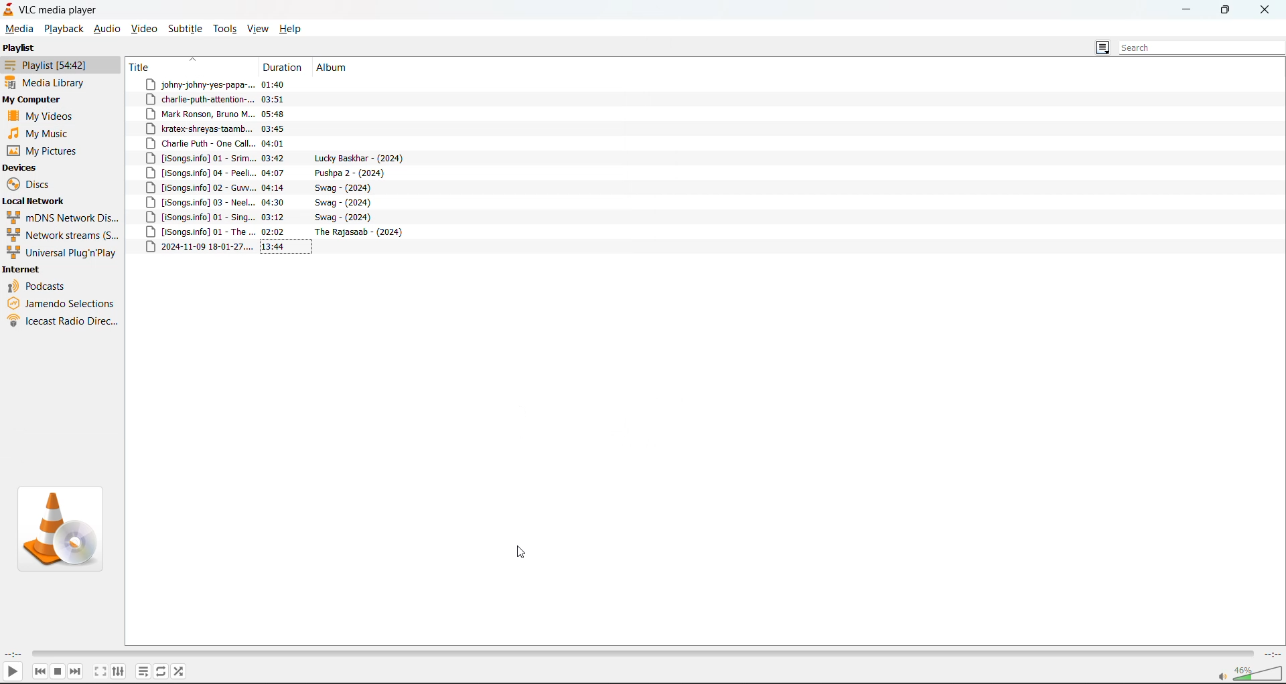 The width and height of the screenshot is (1286, 684). Describe the element at coordinates (244, 114) in the screenshot. I see `track 3 title, duration and album details` at that location.